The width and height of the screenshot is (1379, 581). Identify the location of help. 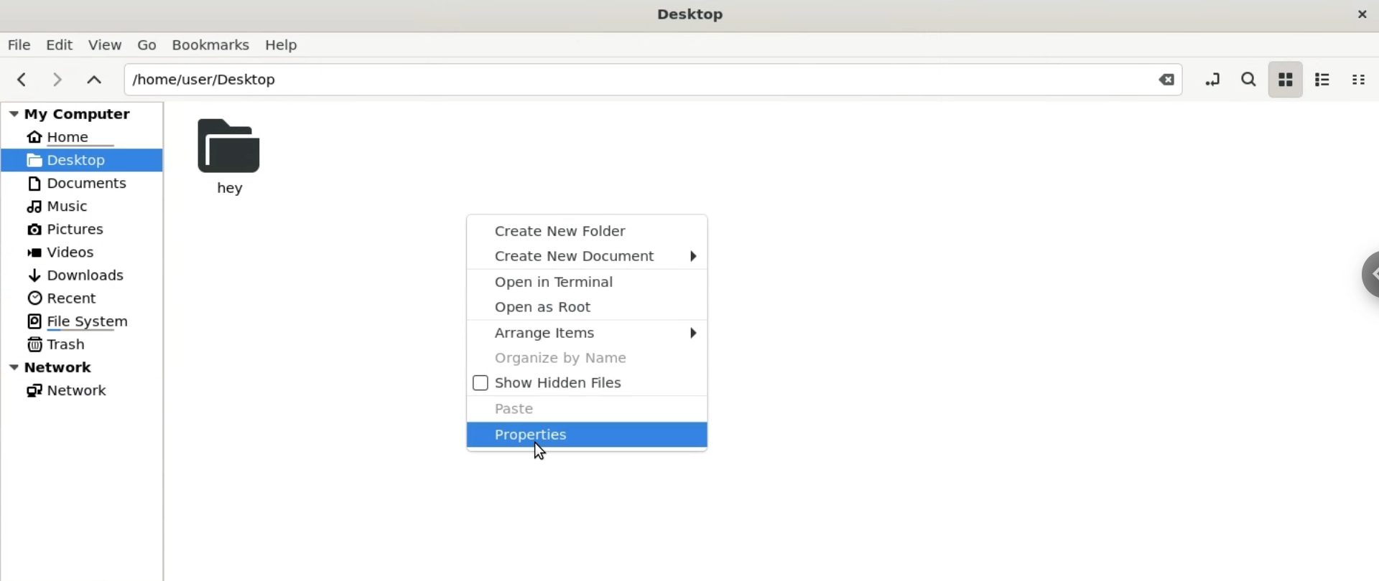
(290, 44).